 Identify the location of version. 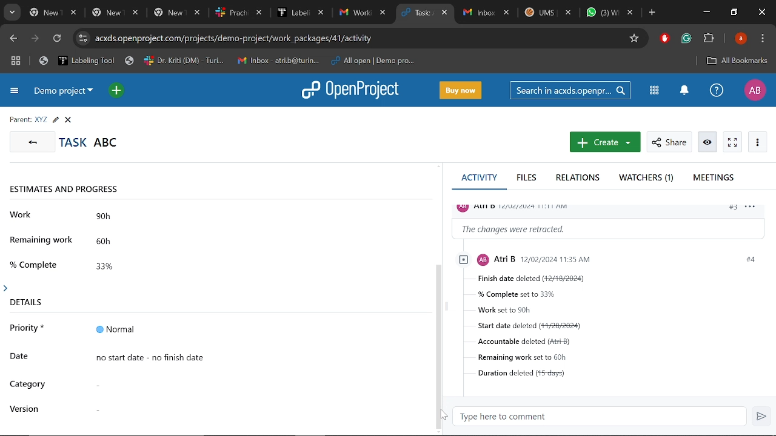
(26, 409).